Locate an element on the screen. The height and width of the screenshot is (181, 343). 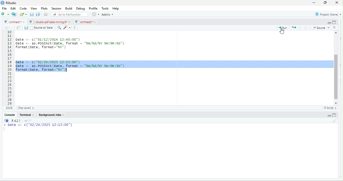
close is located at coordinates (24, 22).